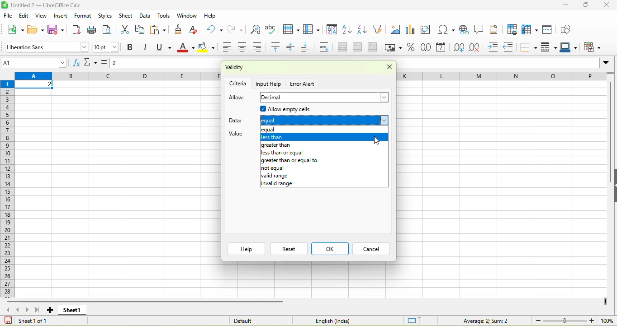 The width and height of the screenshot is (617, 326). Describe the element at coordinates (567, 29) in the screenshot. I see `show draw function` at that location.